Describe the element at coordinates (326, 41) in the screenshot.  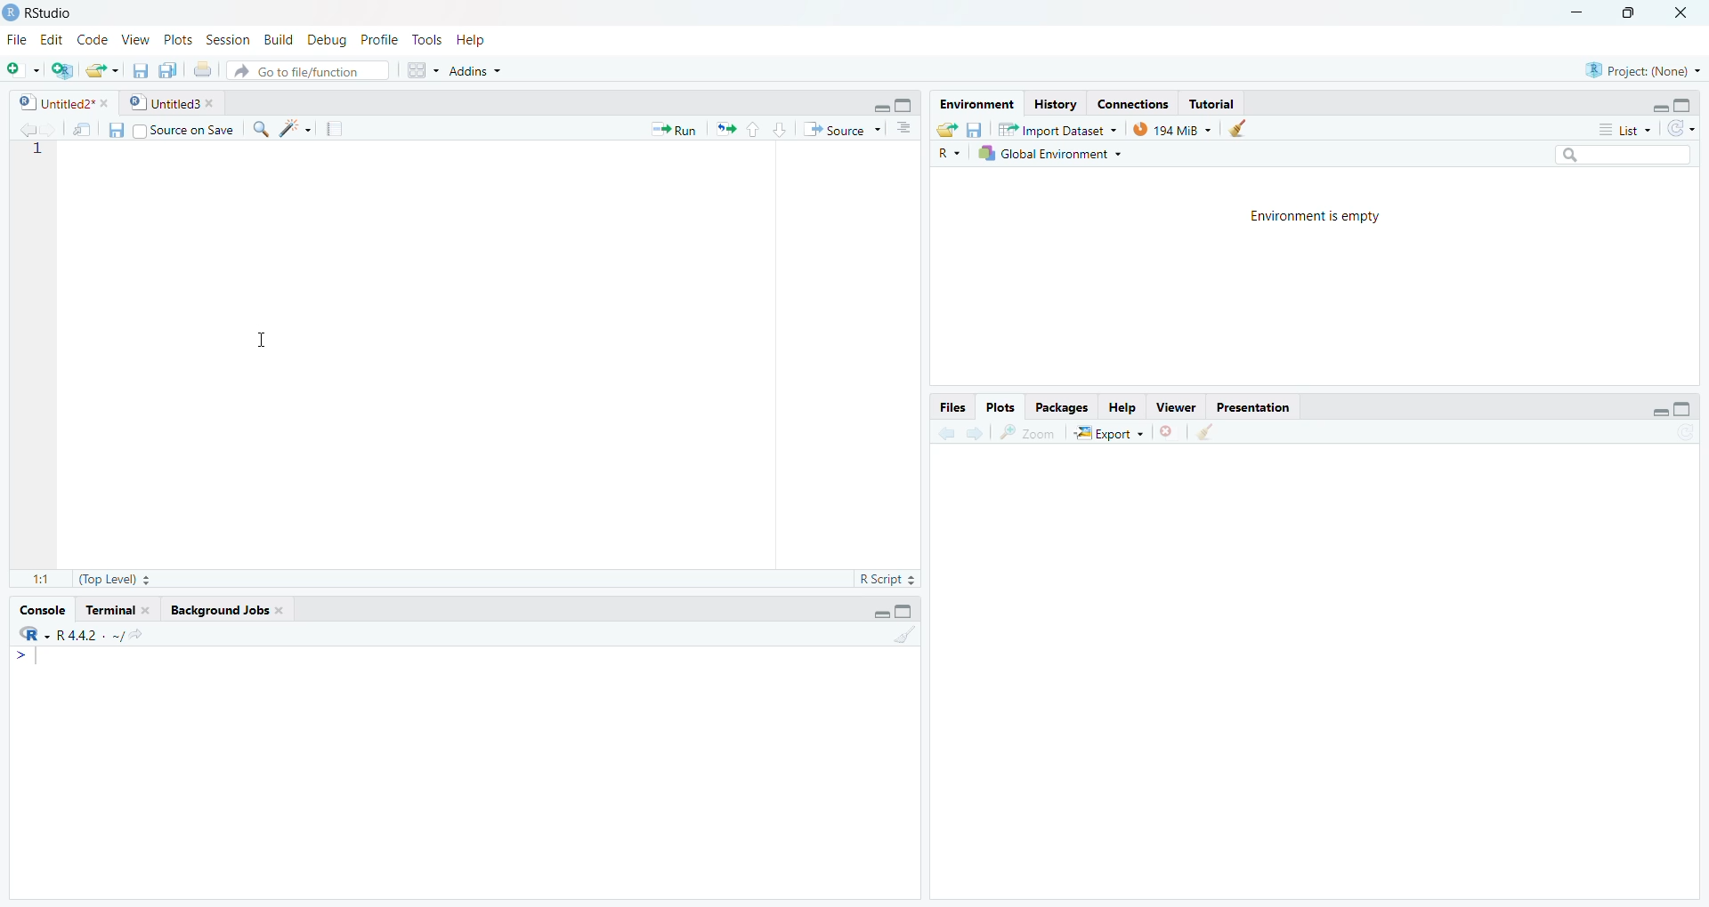
I see `Debug` at that location.